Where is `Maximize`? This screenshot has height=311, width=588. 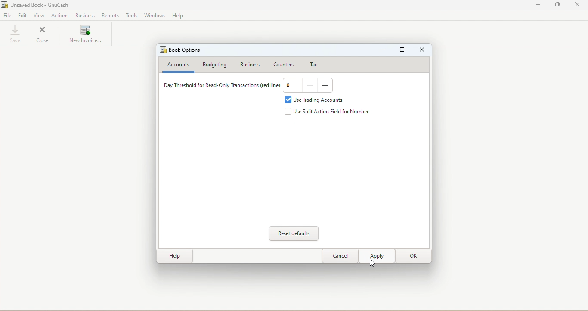
Maximize is located at coordinates (557, 5).